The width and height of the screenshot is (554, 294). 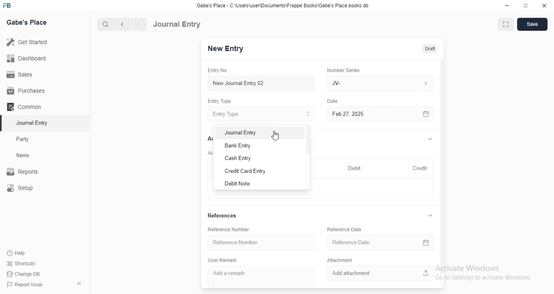 I want to click on New entry, so click(x=228, y=49).